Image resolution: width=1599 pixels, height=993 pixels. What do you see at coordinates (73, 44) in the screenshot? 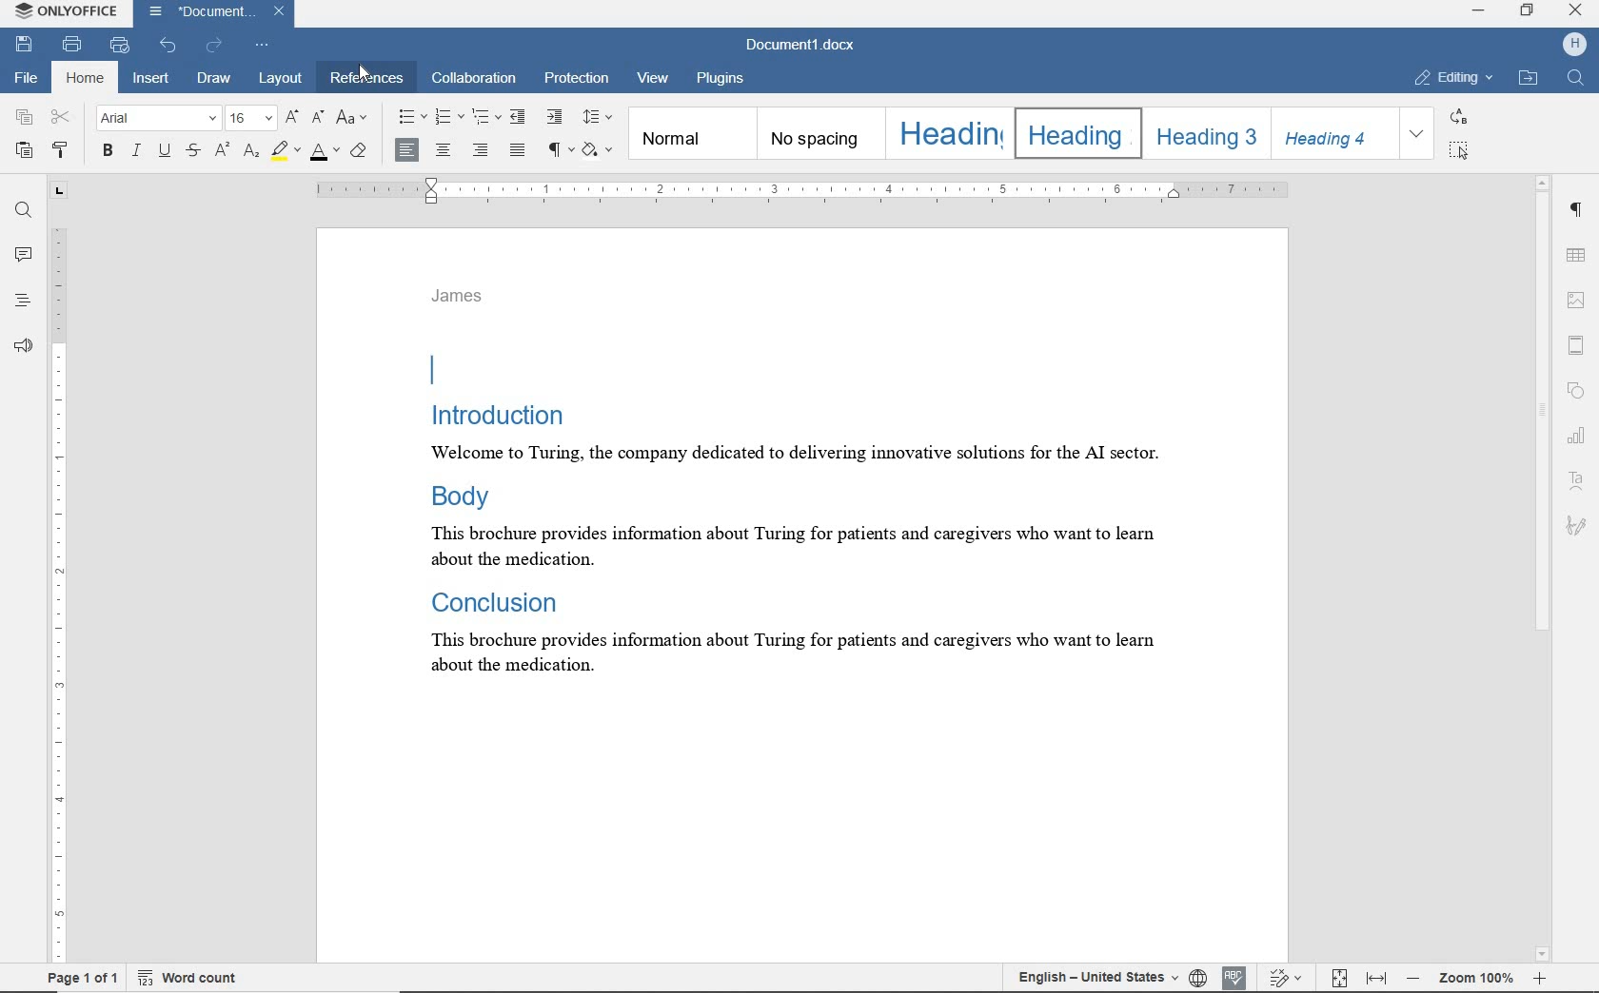
I see `print` at bounding box center [73, 44].